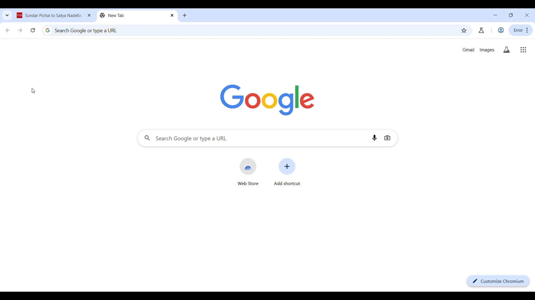 Image resolution: width=535 pixels, height=300 pixels. Describe the element at coordinates (33, 30) in the screenshot. I see `Reload current page` at that location.